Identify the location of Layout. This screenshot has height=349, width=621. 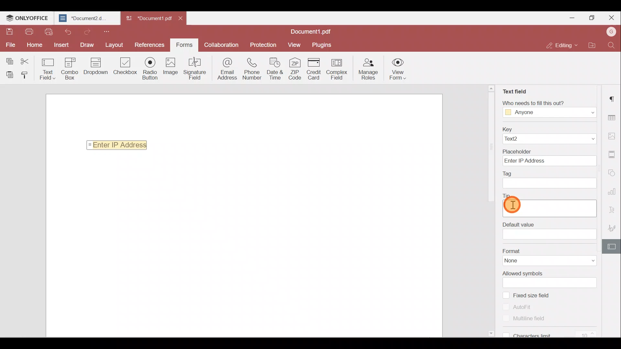
(114, 44).